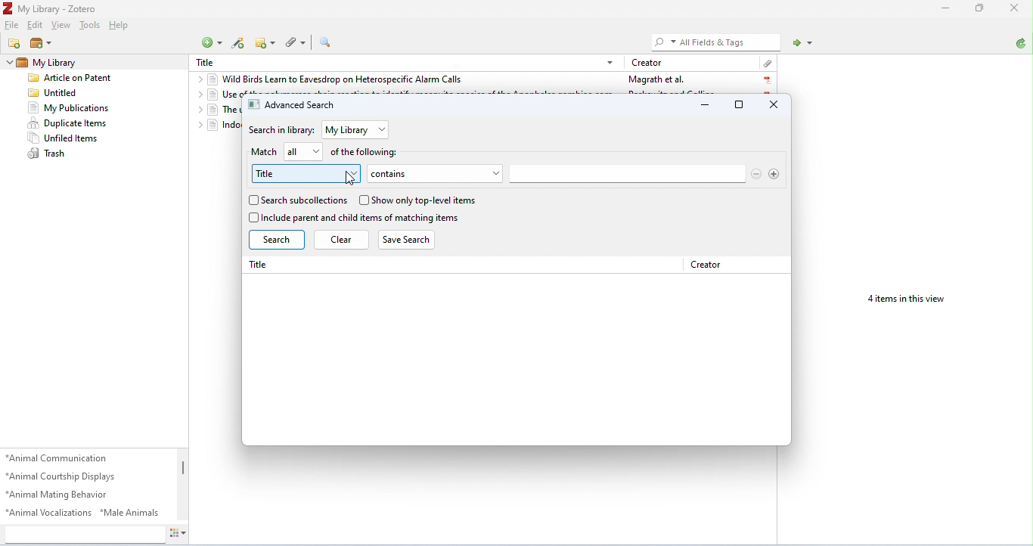 The width and height of the screenshot is (1033, 546). Describe the element at coordinates (68, 108) in the screenshot. I see `my publications` at that location.